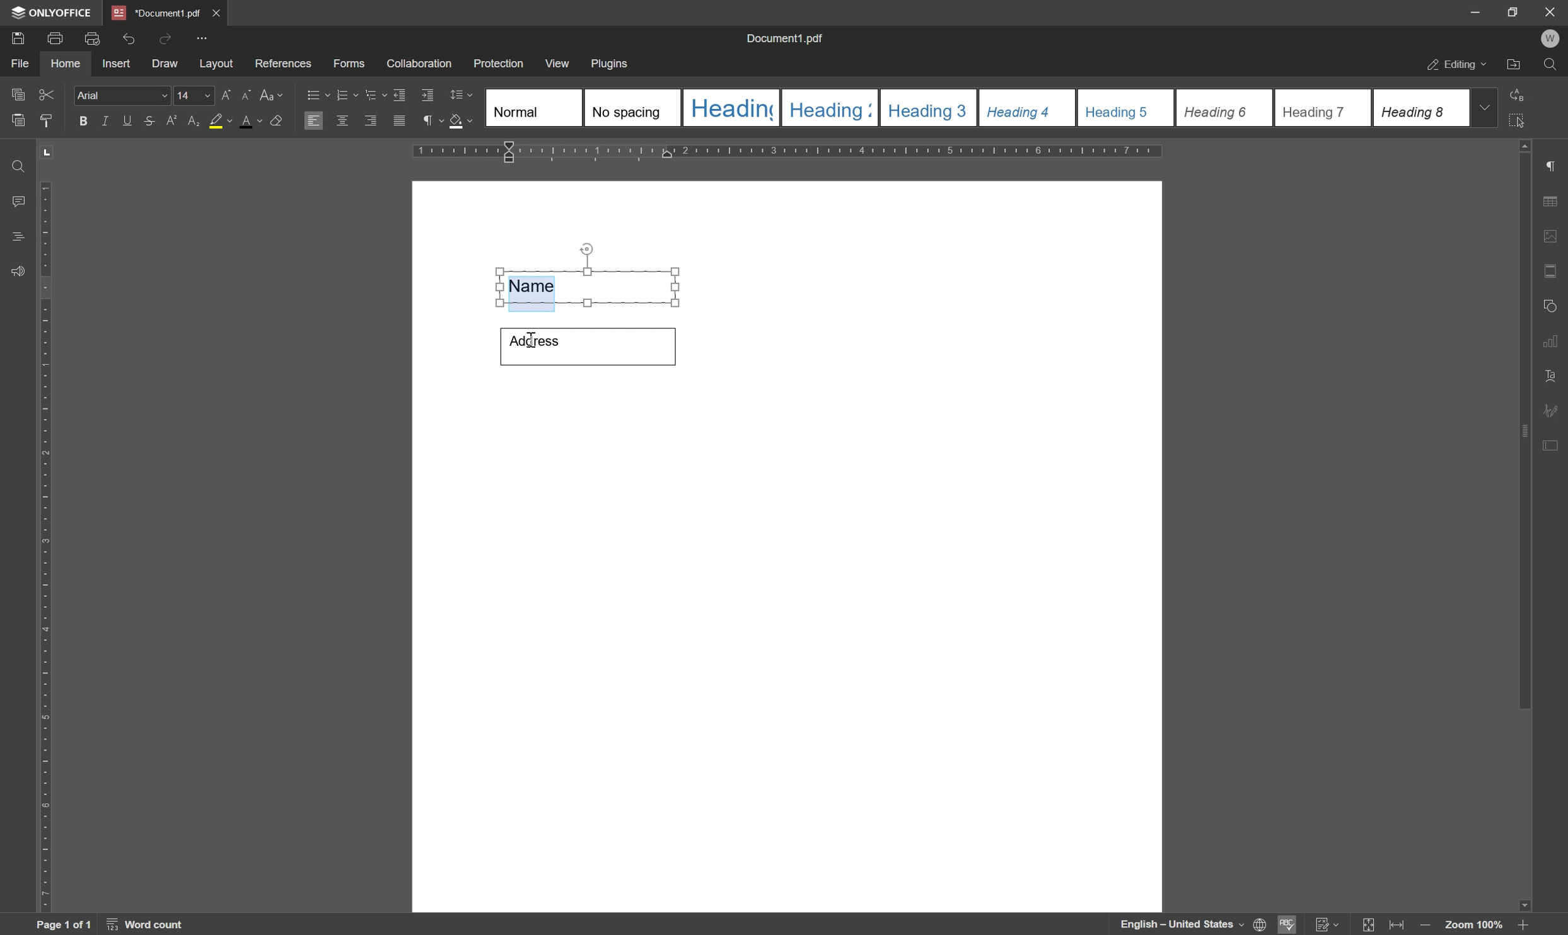 This screenshot has height=935, width=1568. I want to click on shading, so click(461, 123).